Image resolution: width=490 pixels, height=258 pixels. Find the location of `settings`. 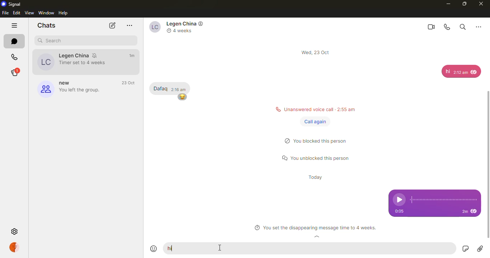

settings is located at coordinates (15, 232).